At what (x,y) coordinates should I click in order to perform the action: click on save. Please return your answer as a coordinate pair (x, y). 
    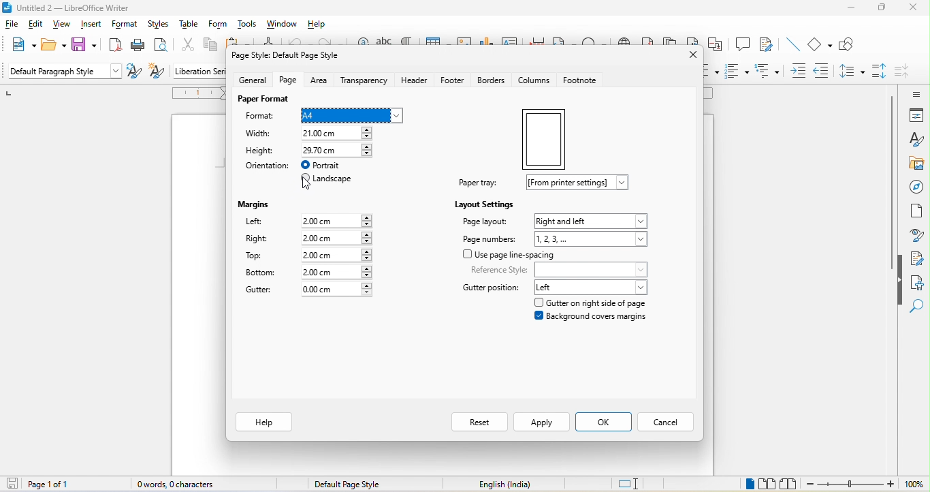
    Looking at the image, I should click on (84, 45).